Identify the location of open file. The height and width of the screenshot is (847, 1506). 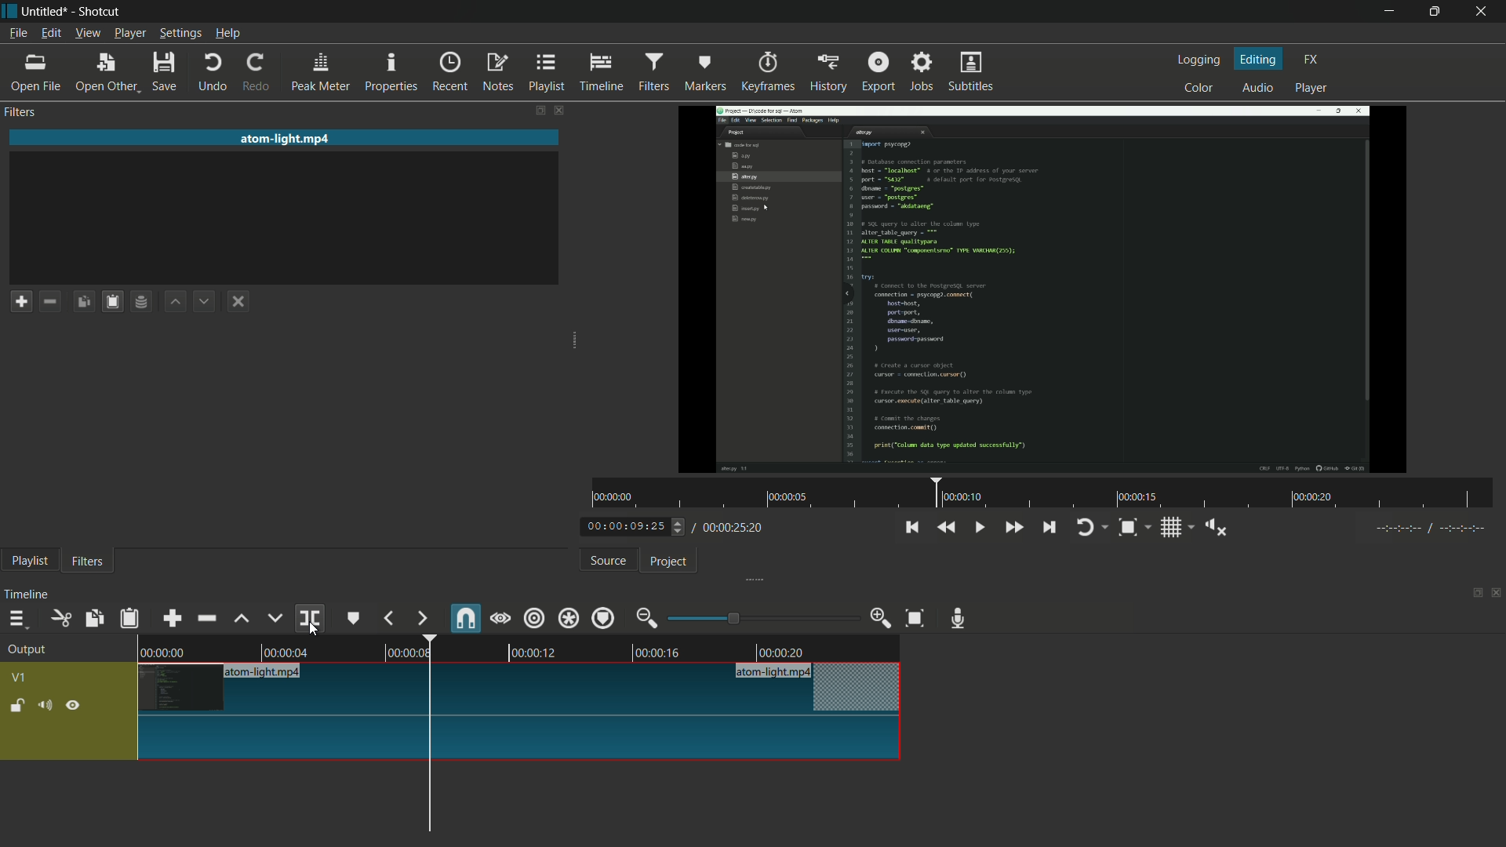
(35, 73).